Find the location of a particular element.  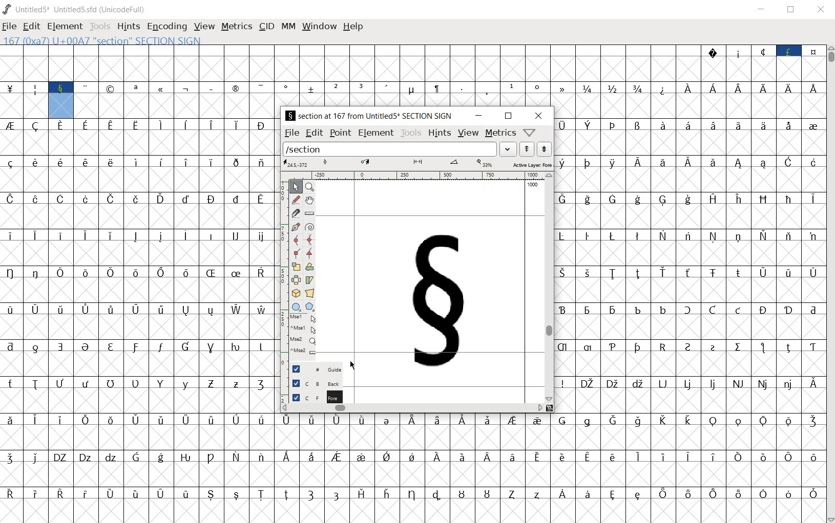

Untitled1 Untitled1.sfd (UnicodeFull) is located at coordinates (73, 9).